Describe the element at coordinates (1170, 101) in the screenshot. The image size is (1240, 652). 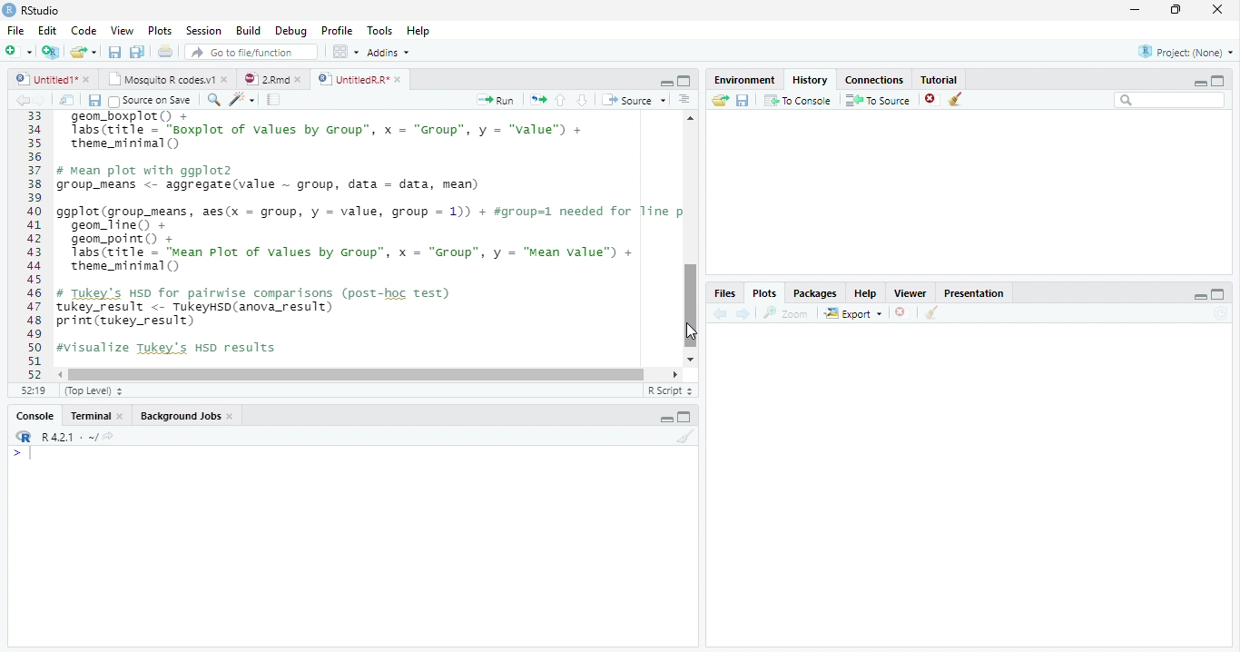
I see `Search` at that location.